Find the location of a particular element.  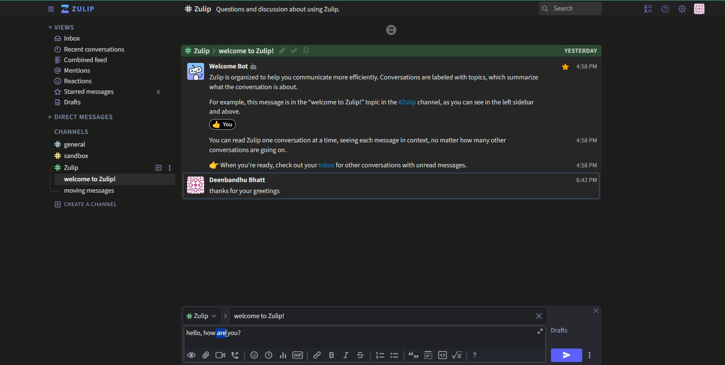

4:58 PM is located at coordinates (586, 140).